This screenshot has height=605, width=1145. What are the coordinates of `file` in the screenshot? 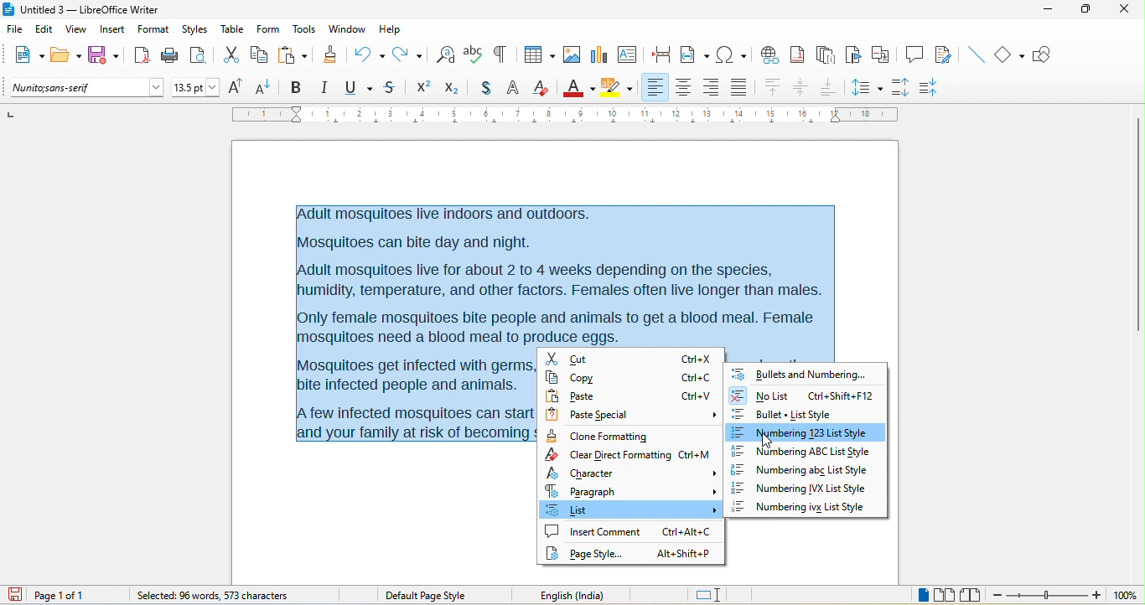 It's located at (13, 27).